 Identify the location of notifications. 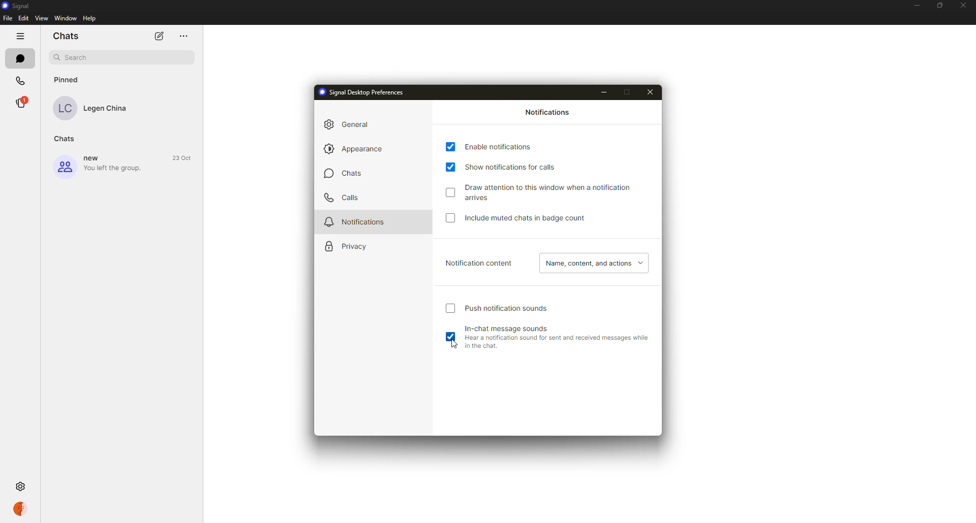
(358, 222).